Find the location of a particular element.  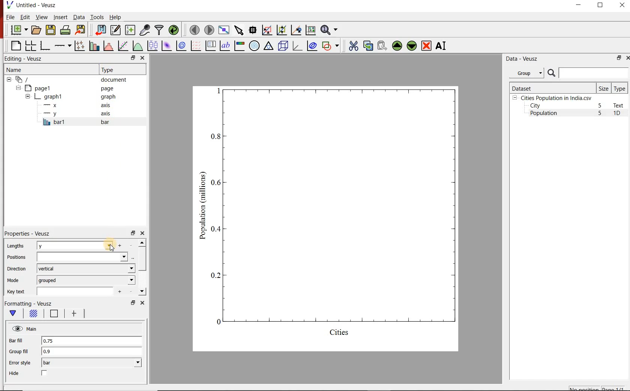

RESTORE is located at coordinates (600, 5).